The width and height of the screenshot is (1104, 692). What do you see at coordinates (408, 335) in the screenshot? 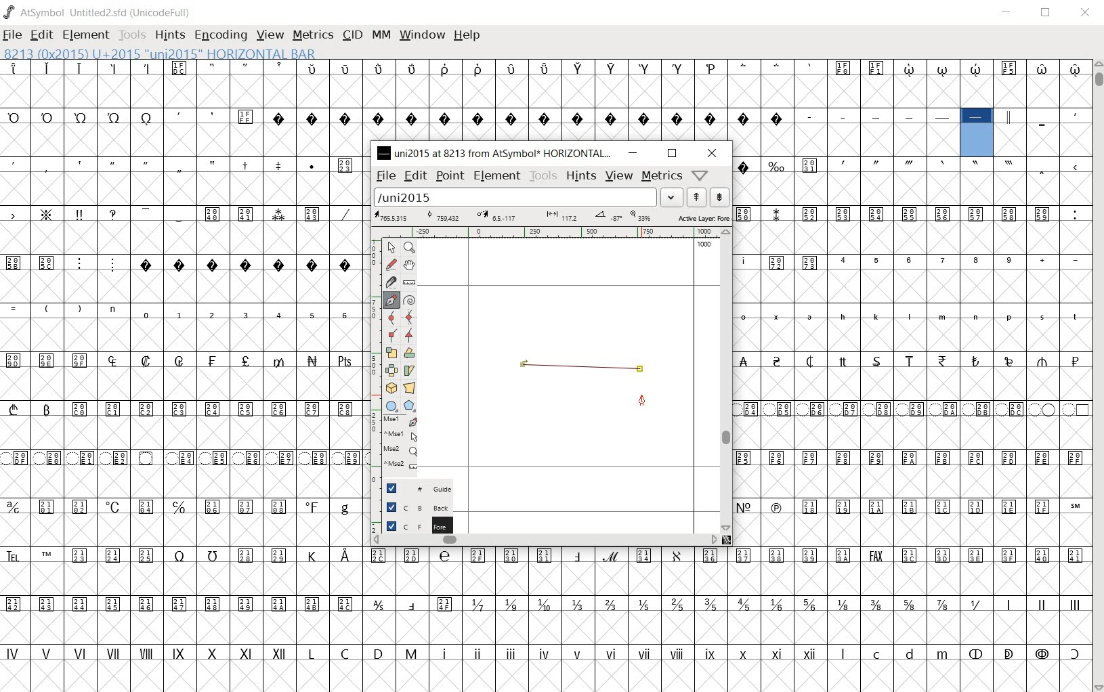
I see `Add a corner point` at bounding box center [408, 335].